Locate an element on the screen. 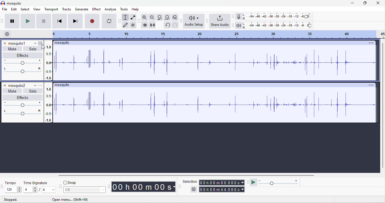  fit to project width is located at coordinates (167, 17).